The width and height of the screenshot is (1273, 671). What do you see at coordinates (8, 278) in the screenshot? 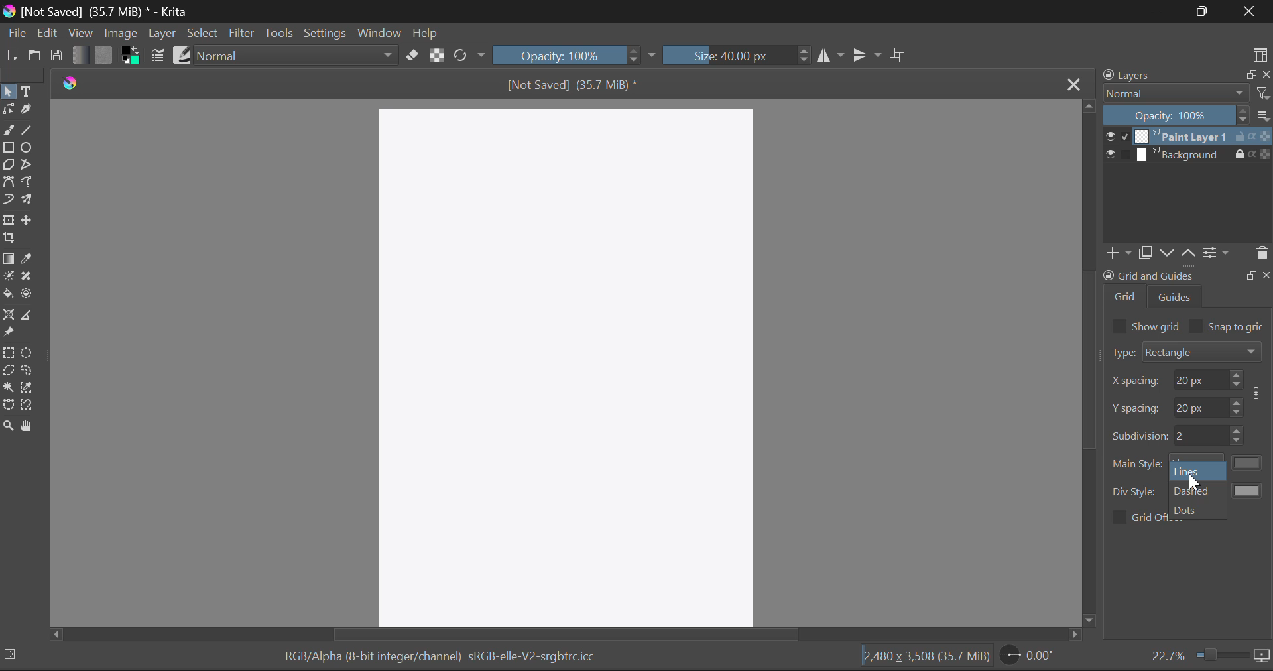
I see `Colorize Mask Tool` at bounding box center [8, 278].